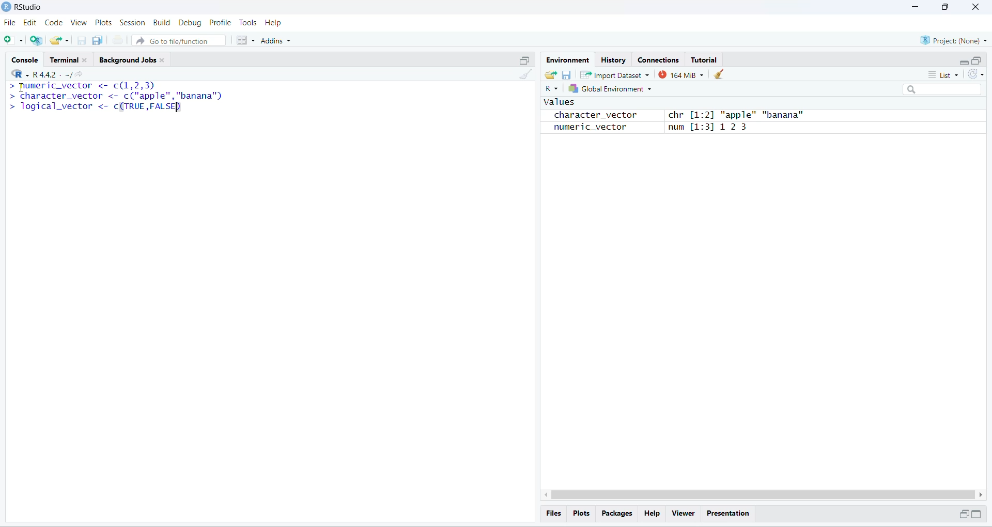 The image size is (992, 527). What do you see at coordinates (133, 23) in the screenshot?
I see `Session` at bounding box center [133, 23].